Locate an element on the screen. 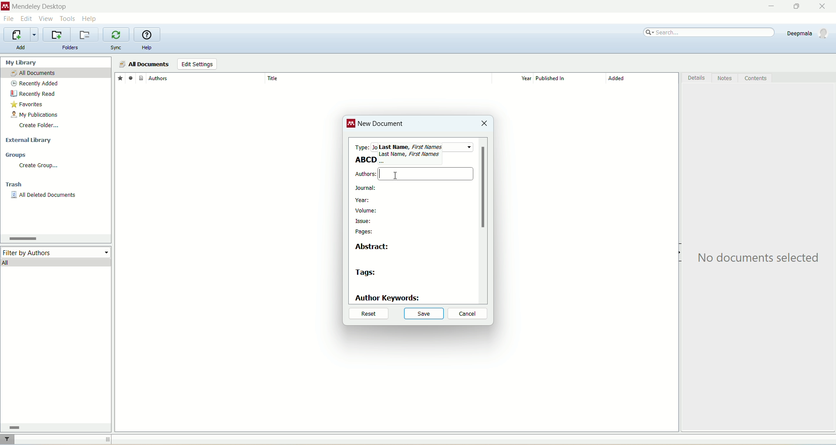 This screenshot has height=445, width=836. volume is located at coordinates (369, 210).